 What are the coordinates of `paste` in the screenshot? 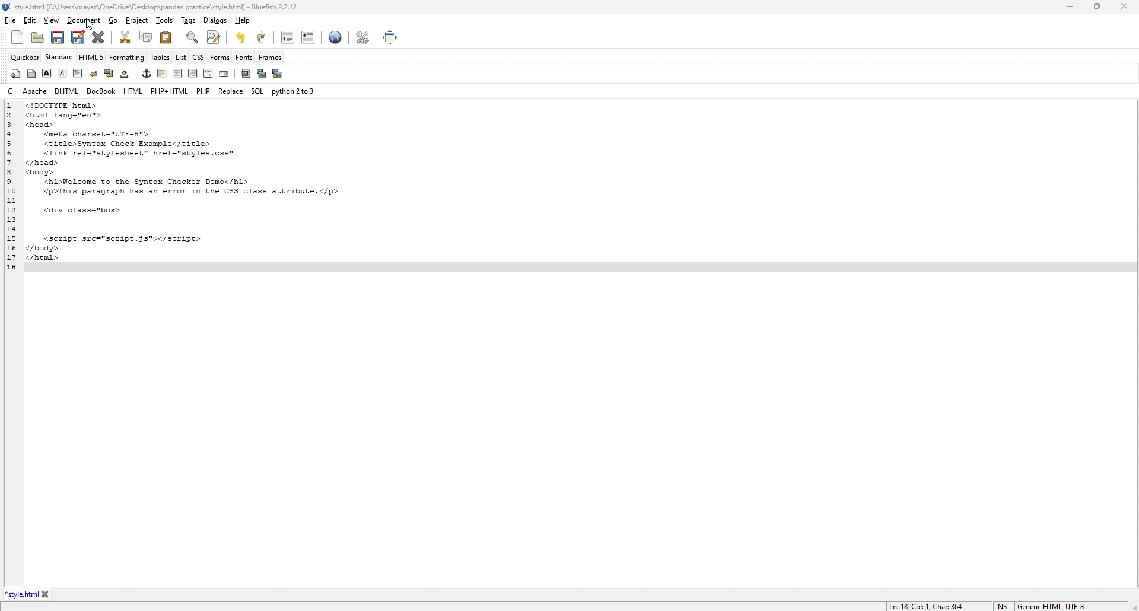 It's located at (165, 37).